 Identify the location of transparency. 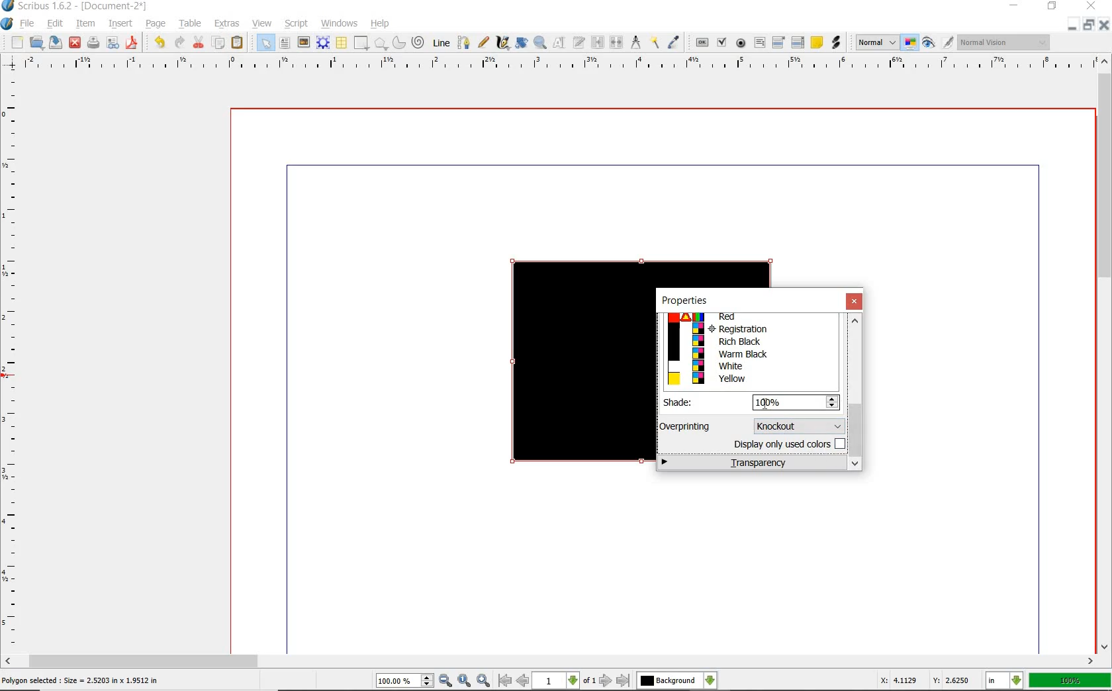
(753, 463).